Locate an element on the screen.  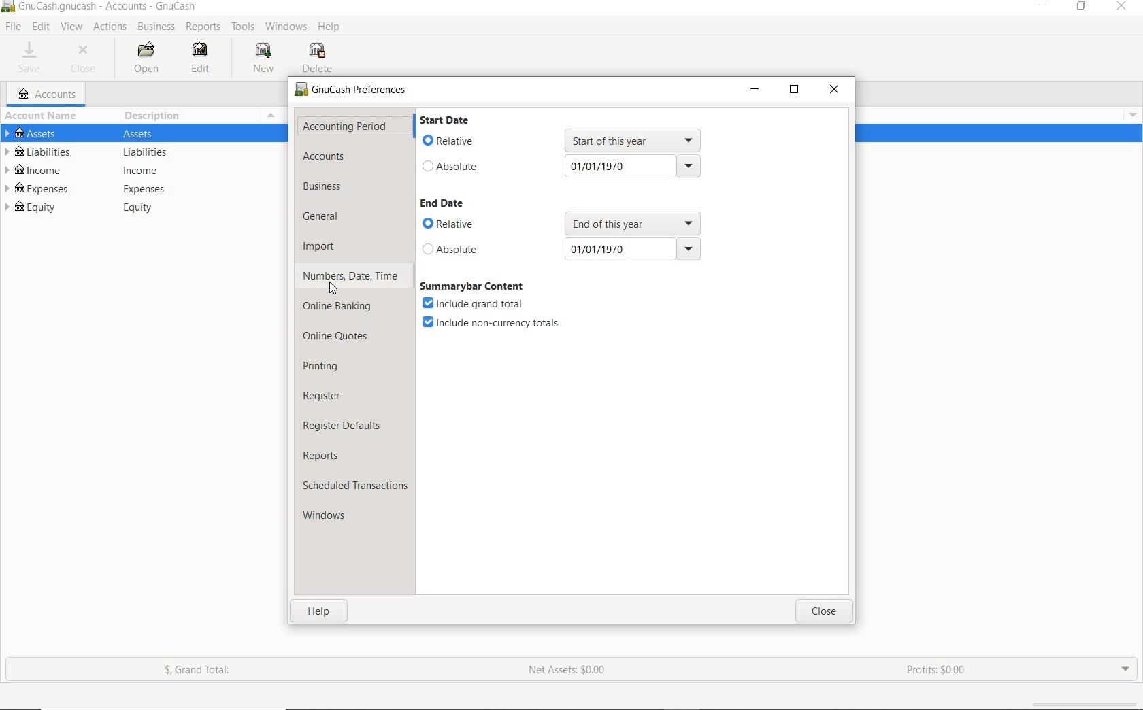
reports is located at coordinates (336, 456).